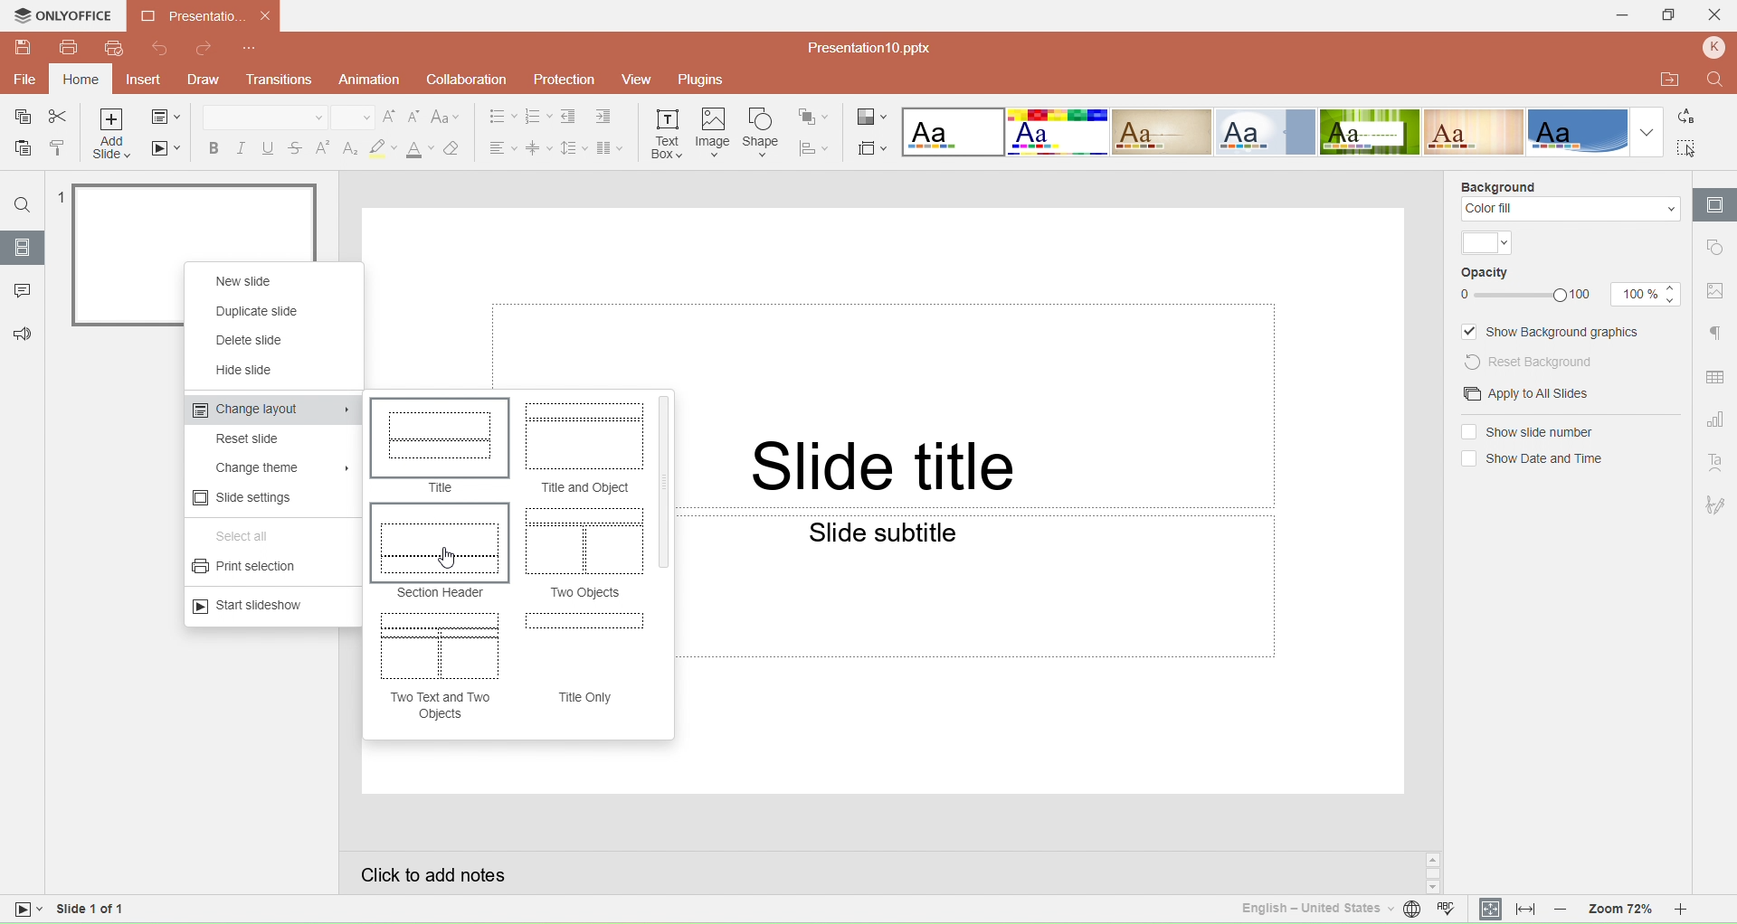 The image size is (1737, 924). What do you see at coordinates (296, 146) in the screenshot?
I see `Strike through` at bounding box center [296, 146].